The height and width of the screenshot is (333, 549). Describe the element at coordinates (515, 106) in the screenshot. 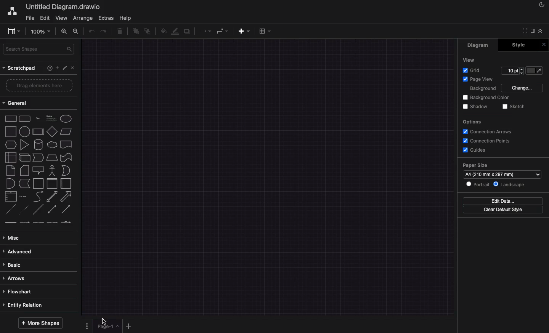

I see `sketch` at that location.